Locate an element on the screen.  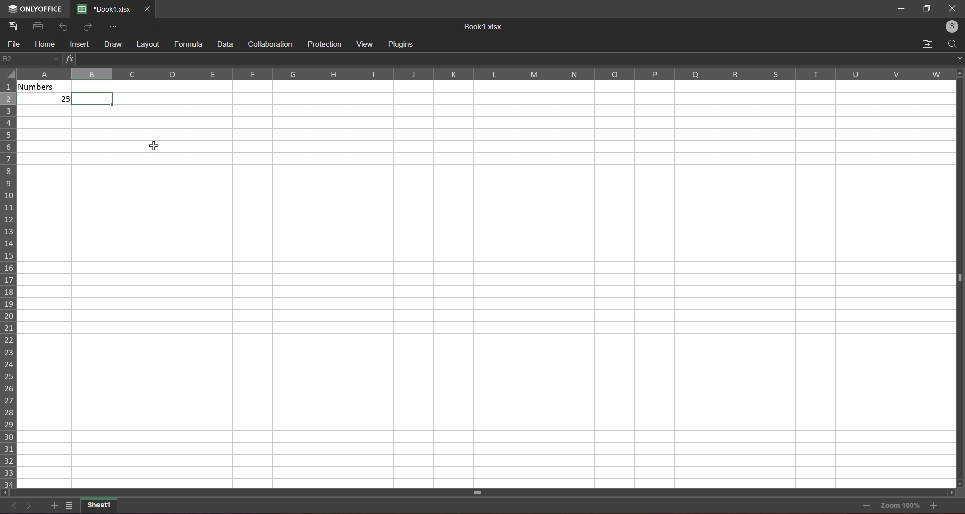
scroll down is located at coordinates (961, 483).